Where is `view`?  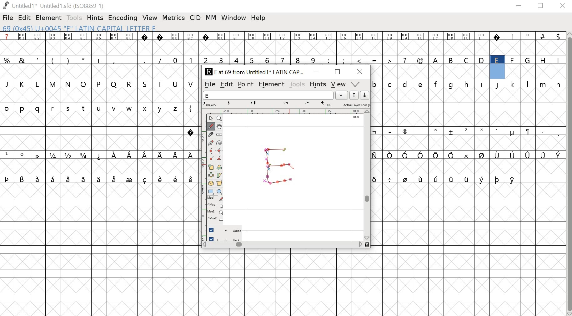 view is located at coordinates (150, 18).